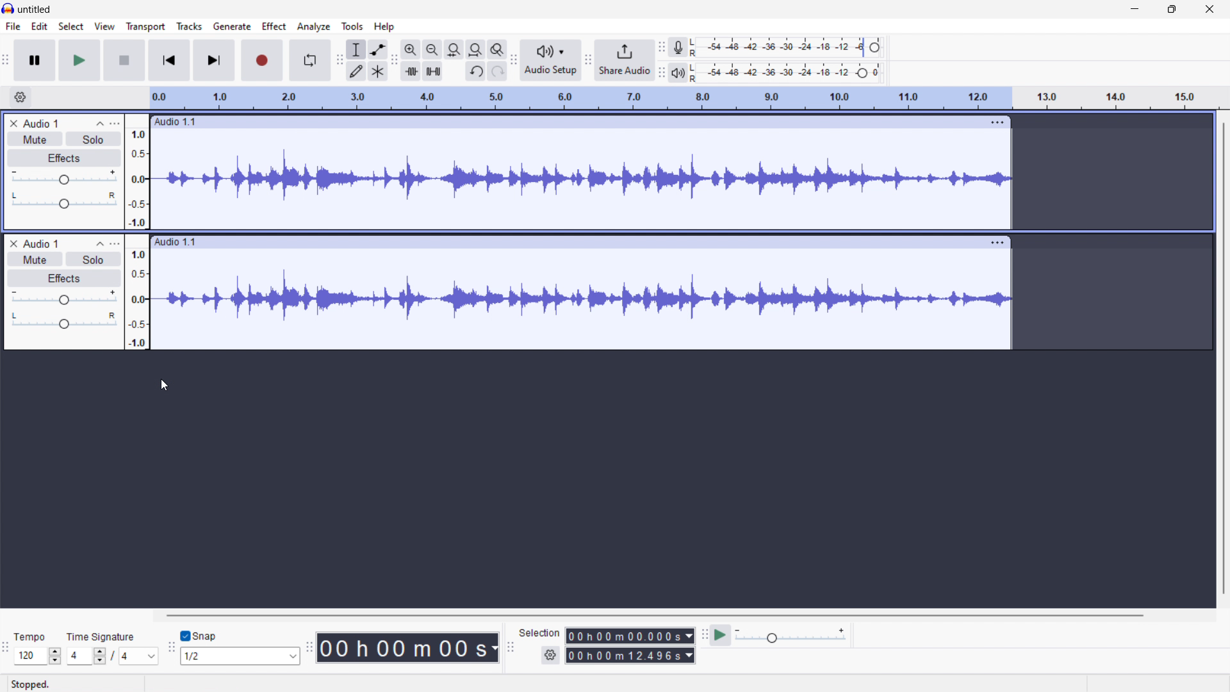 The image size is (1230, 692). What do you see at coordinates (13, 26) in the screenshot?
I see `file` at bounding box center [13, 26].